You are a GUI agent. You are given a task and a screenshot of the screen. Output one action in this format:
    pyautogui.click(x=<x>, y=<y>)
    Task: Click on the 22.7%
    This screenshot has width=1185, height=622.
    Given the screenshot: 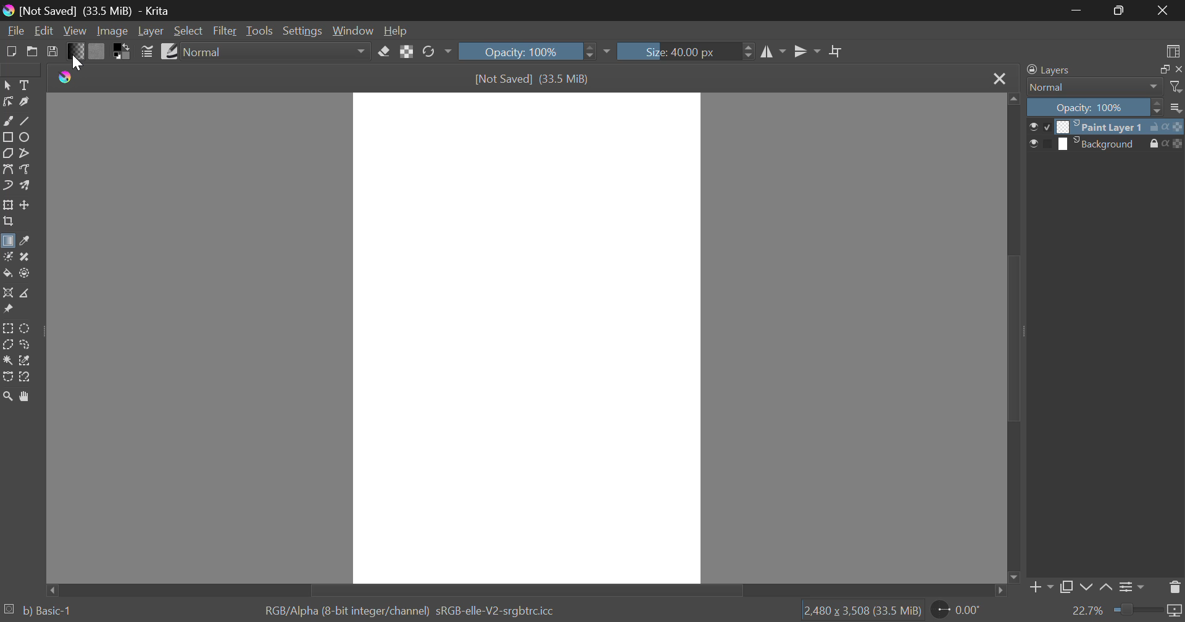 What is the action you would take?
    pyautogui.click(x=1126, y=612)
    